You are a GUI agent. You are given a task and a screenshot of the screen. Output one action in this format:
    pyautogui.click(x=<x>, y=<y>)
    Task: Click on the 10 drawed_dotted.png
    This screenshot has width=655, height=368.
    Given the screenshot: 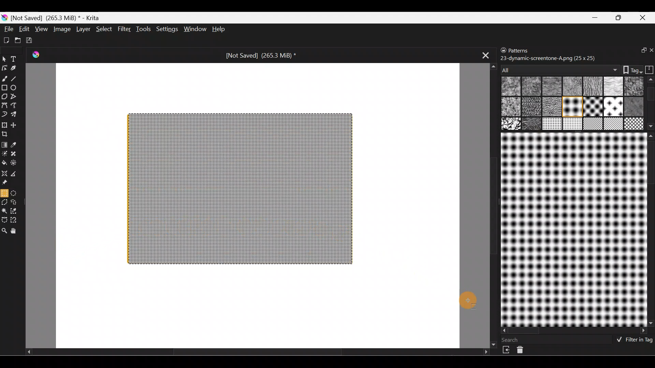 What is the action you would take?
    pyautogui.click(x=571, y=108)
    